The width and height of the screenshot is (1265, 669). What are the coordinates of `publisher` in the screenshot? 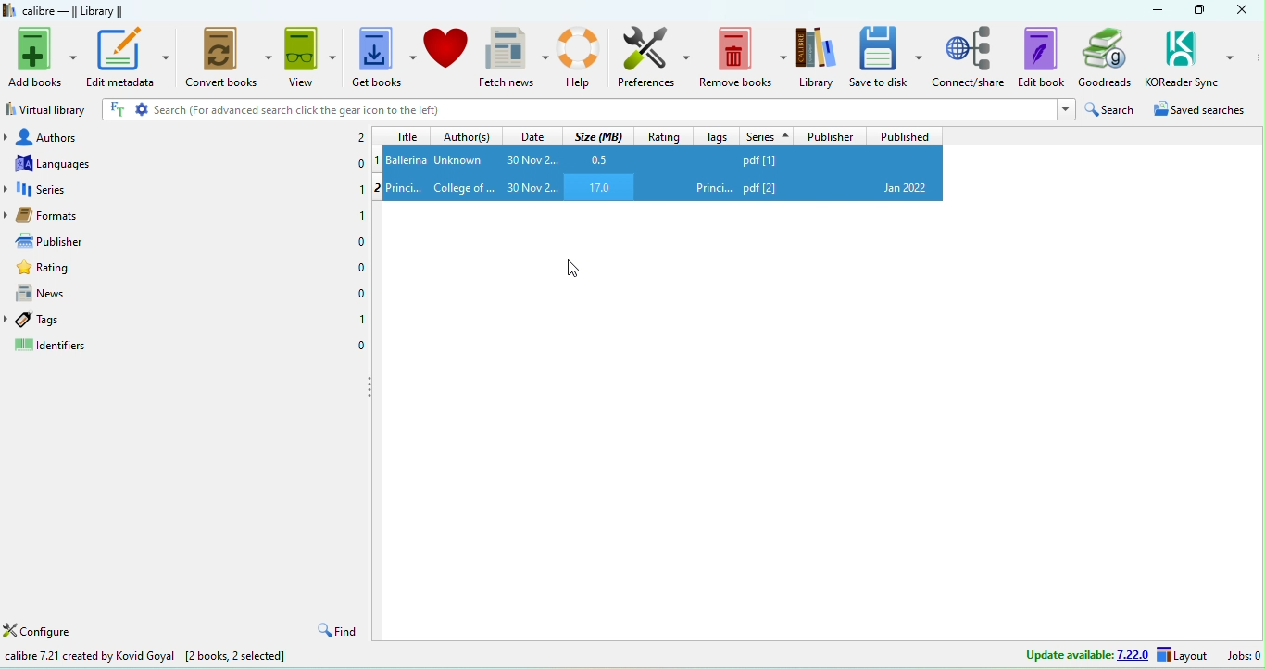 It's located at (832, 136).